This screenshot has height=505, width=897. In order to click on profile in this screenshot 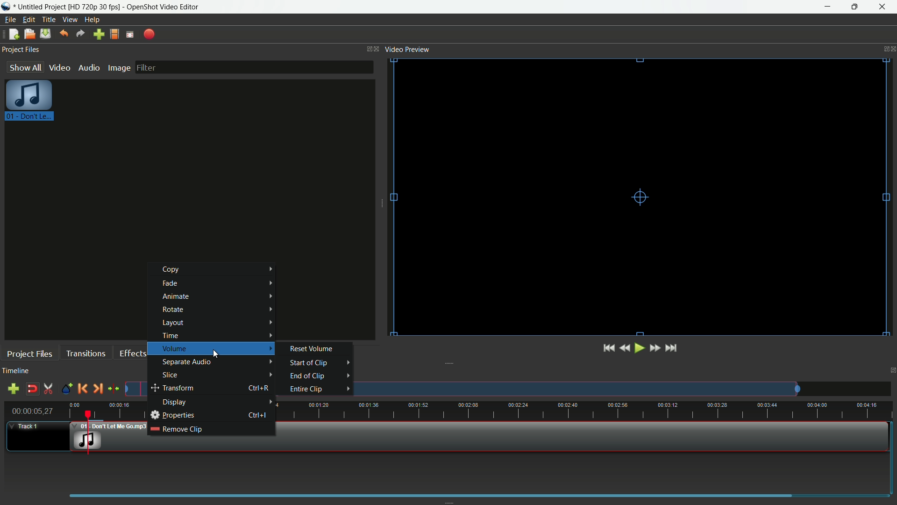, I will do `click(115, 35)`.